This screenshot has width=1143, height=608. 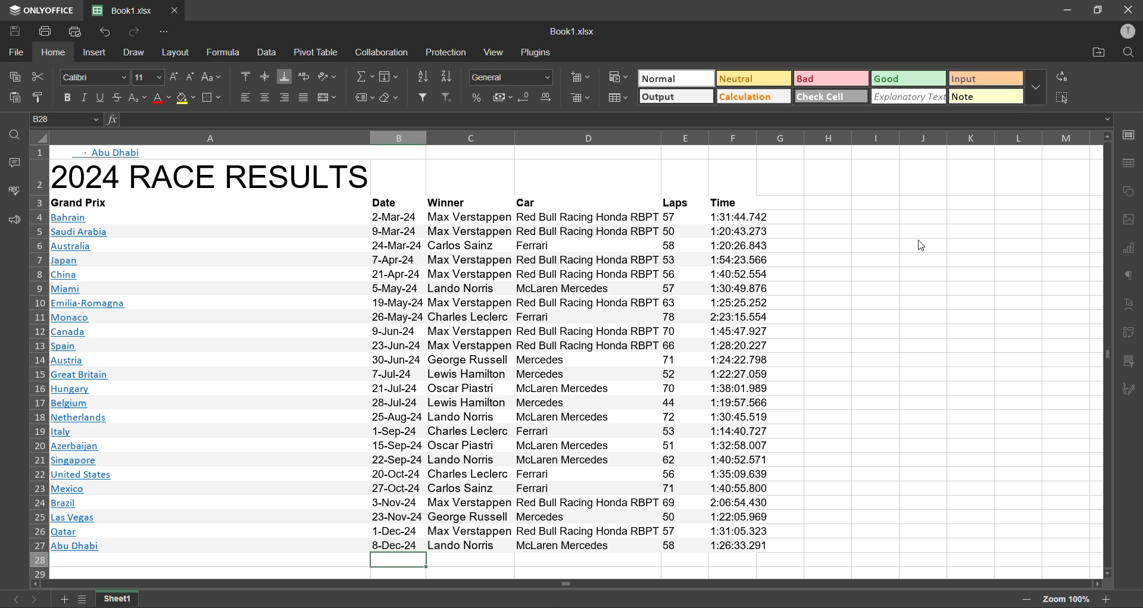 I want to click on file name: Book1.xlsx, so click(x=574, y=32).